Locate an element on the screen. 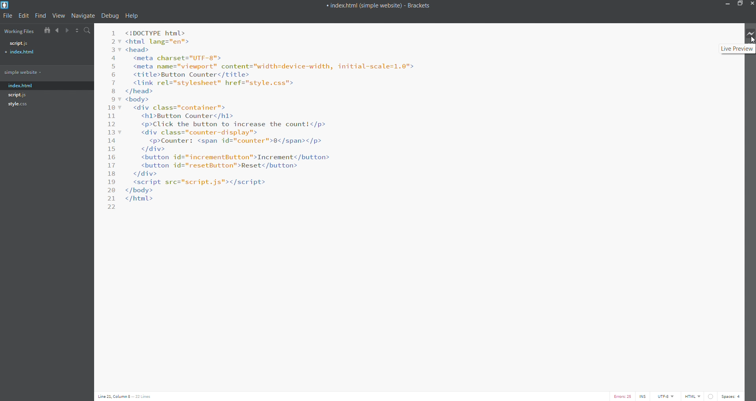  debug is located at coordinates (109, 17).